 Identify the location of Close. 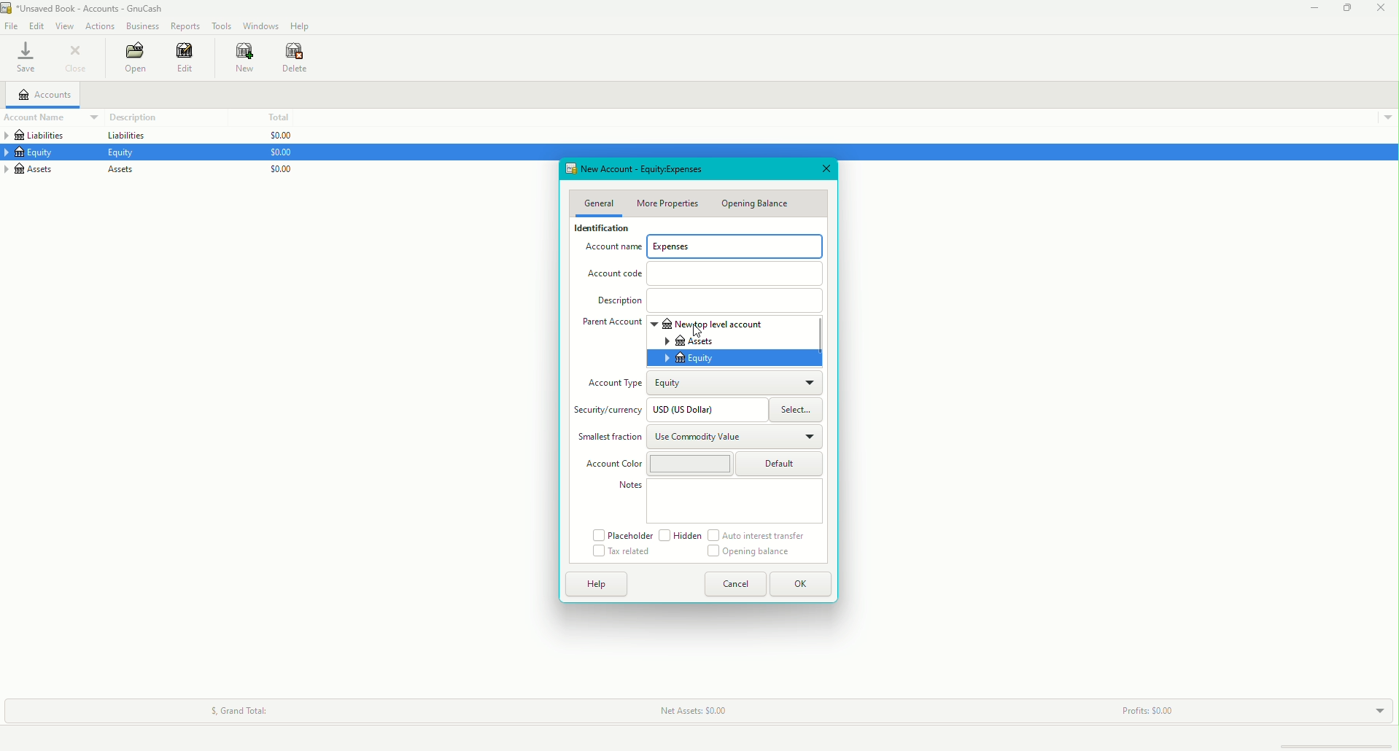
(77, 59).